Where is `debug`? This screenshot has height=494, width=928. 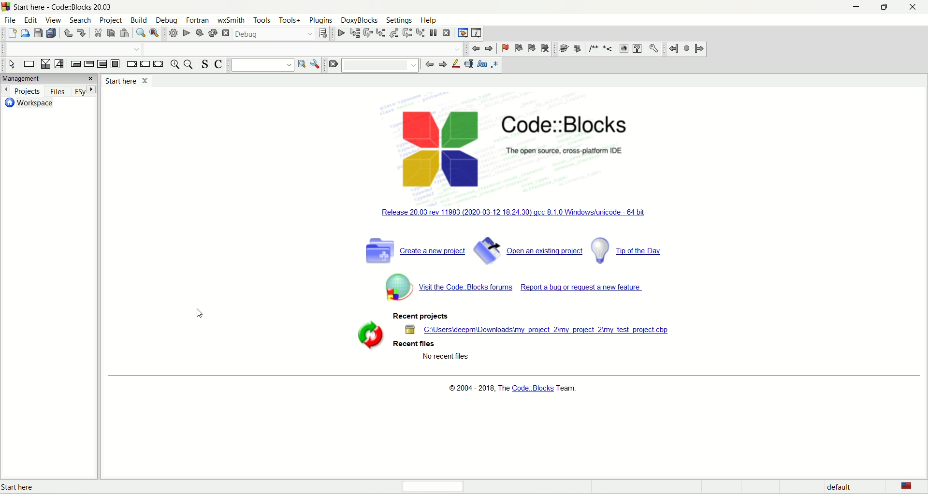 debug is located at coordinates (170, 21).